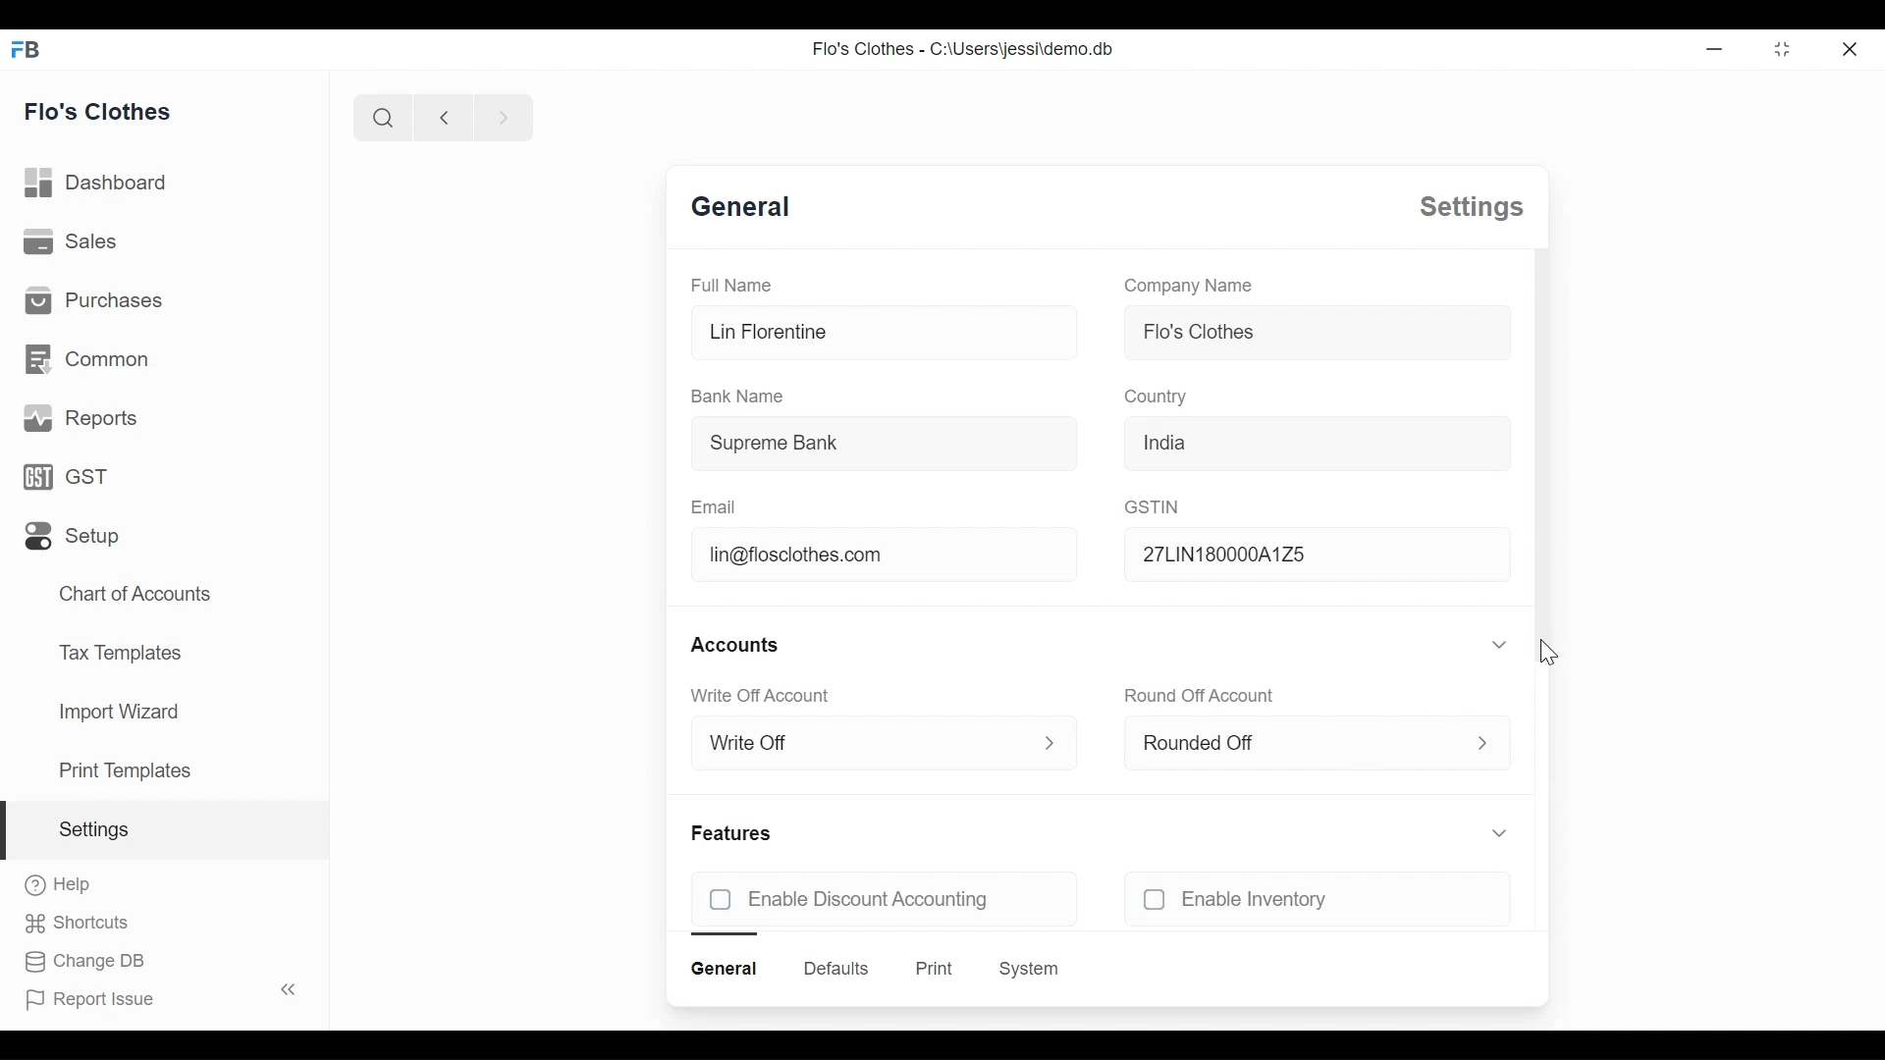 The height and width of the screenshot is (1060, 1885). What do you see at coordinates (861, 744) in the screenshot?
I see `Write Off` at bounding box center [861, 744].